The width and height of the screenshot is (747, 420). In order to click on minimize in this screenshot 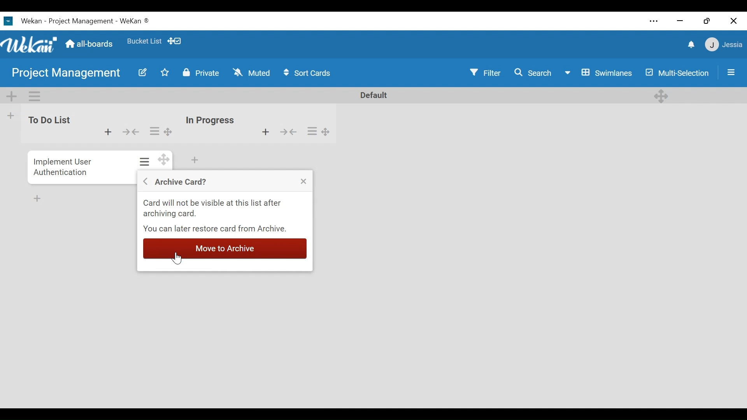, I will do `click(680, 22)`.